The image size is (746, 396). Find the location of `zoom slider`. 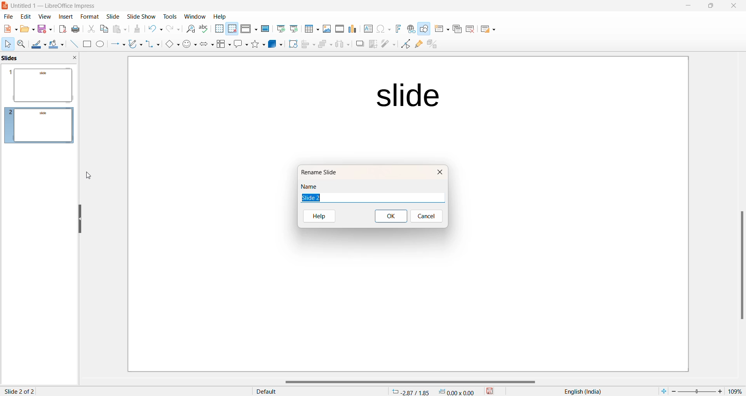

zoom slider is located at coordinates (699, 391).